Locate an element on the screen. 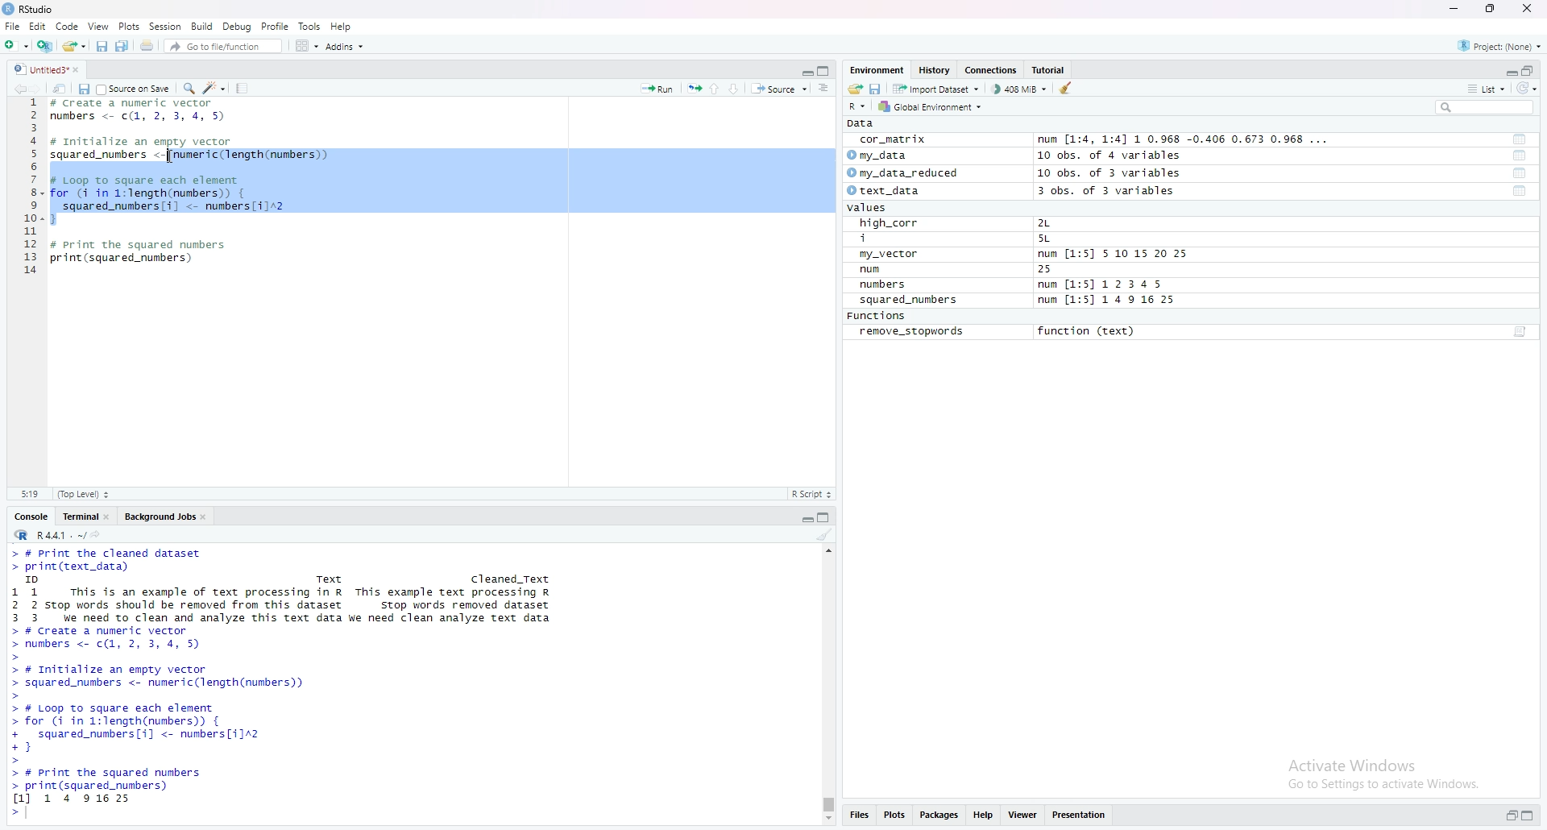  function (text) is located at coordinates (1089, 332).